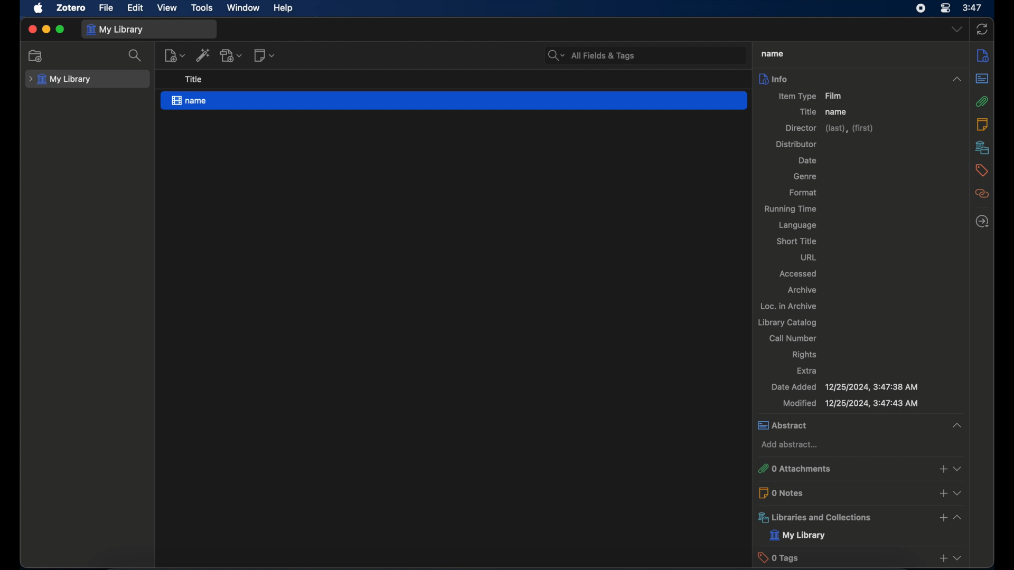 Image resolution: width=1014 pixels, height=570 pixels. Describe the element at coordinates (771, 53) in the screenshot. I see `title` at that location.